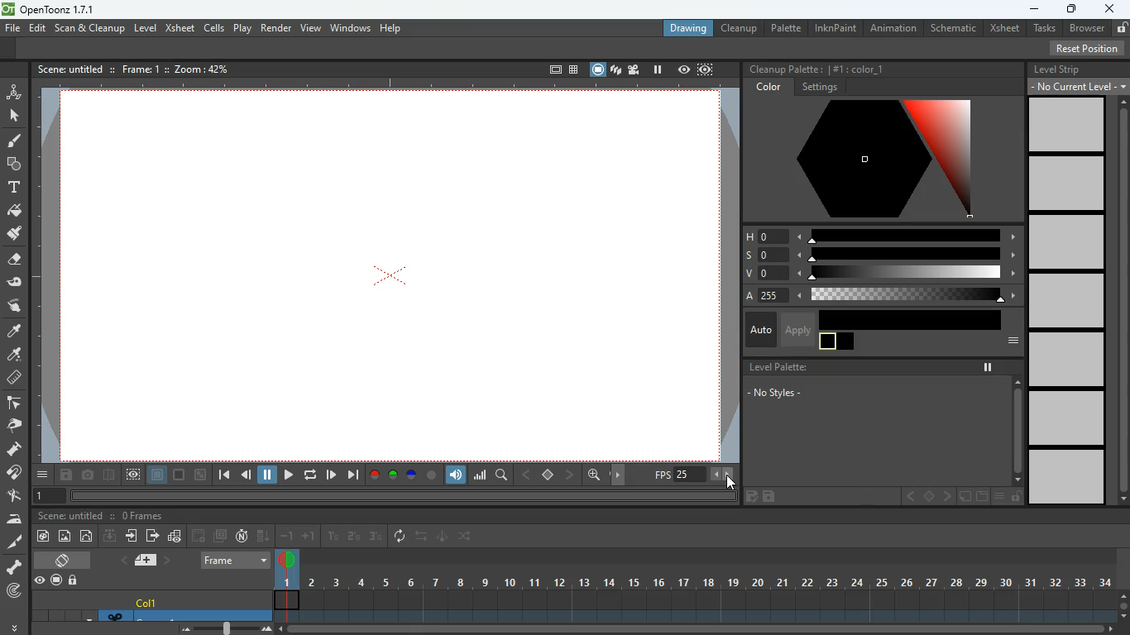  I want to click on scroll bar, so click(698, 628).